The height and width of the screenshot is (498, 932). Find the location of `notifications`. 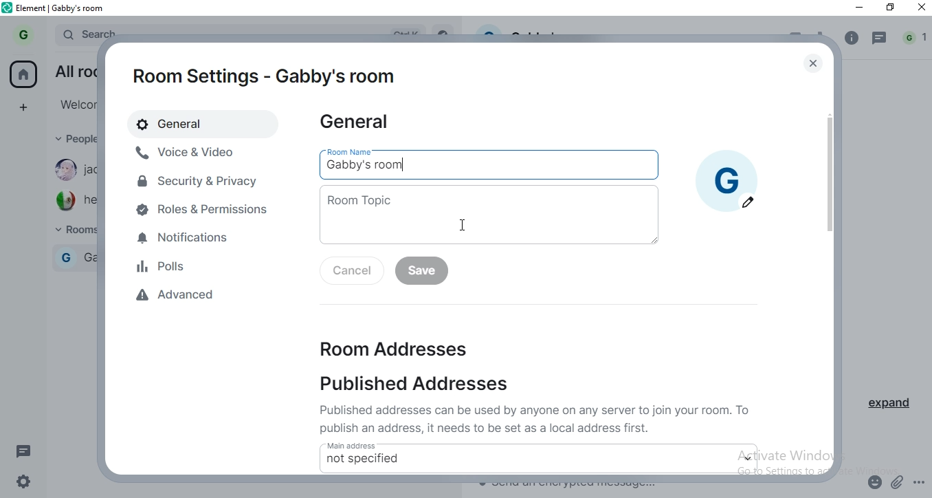

notifications is located at coordinates (206, 239).